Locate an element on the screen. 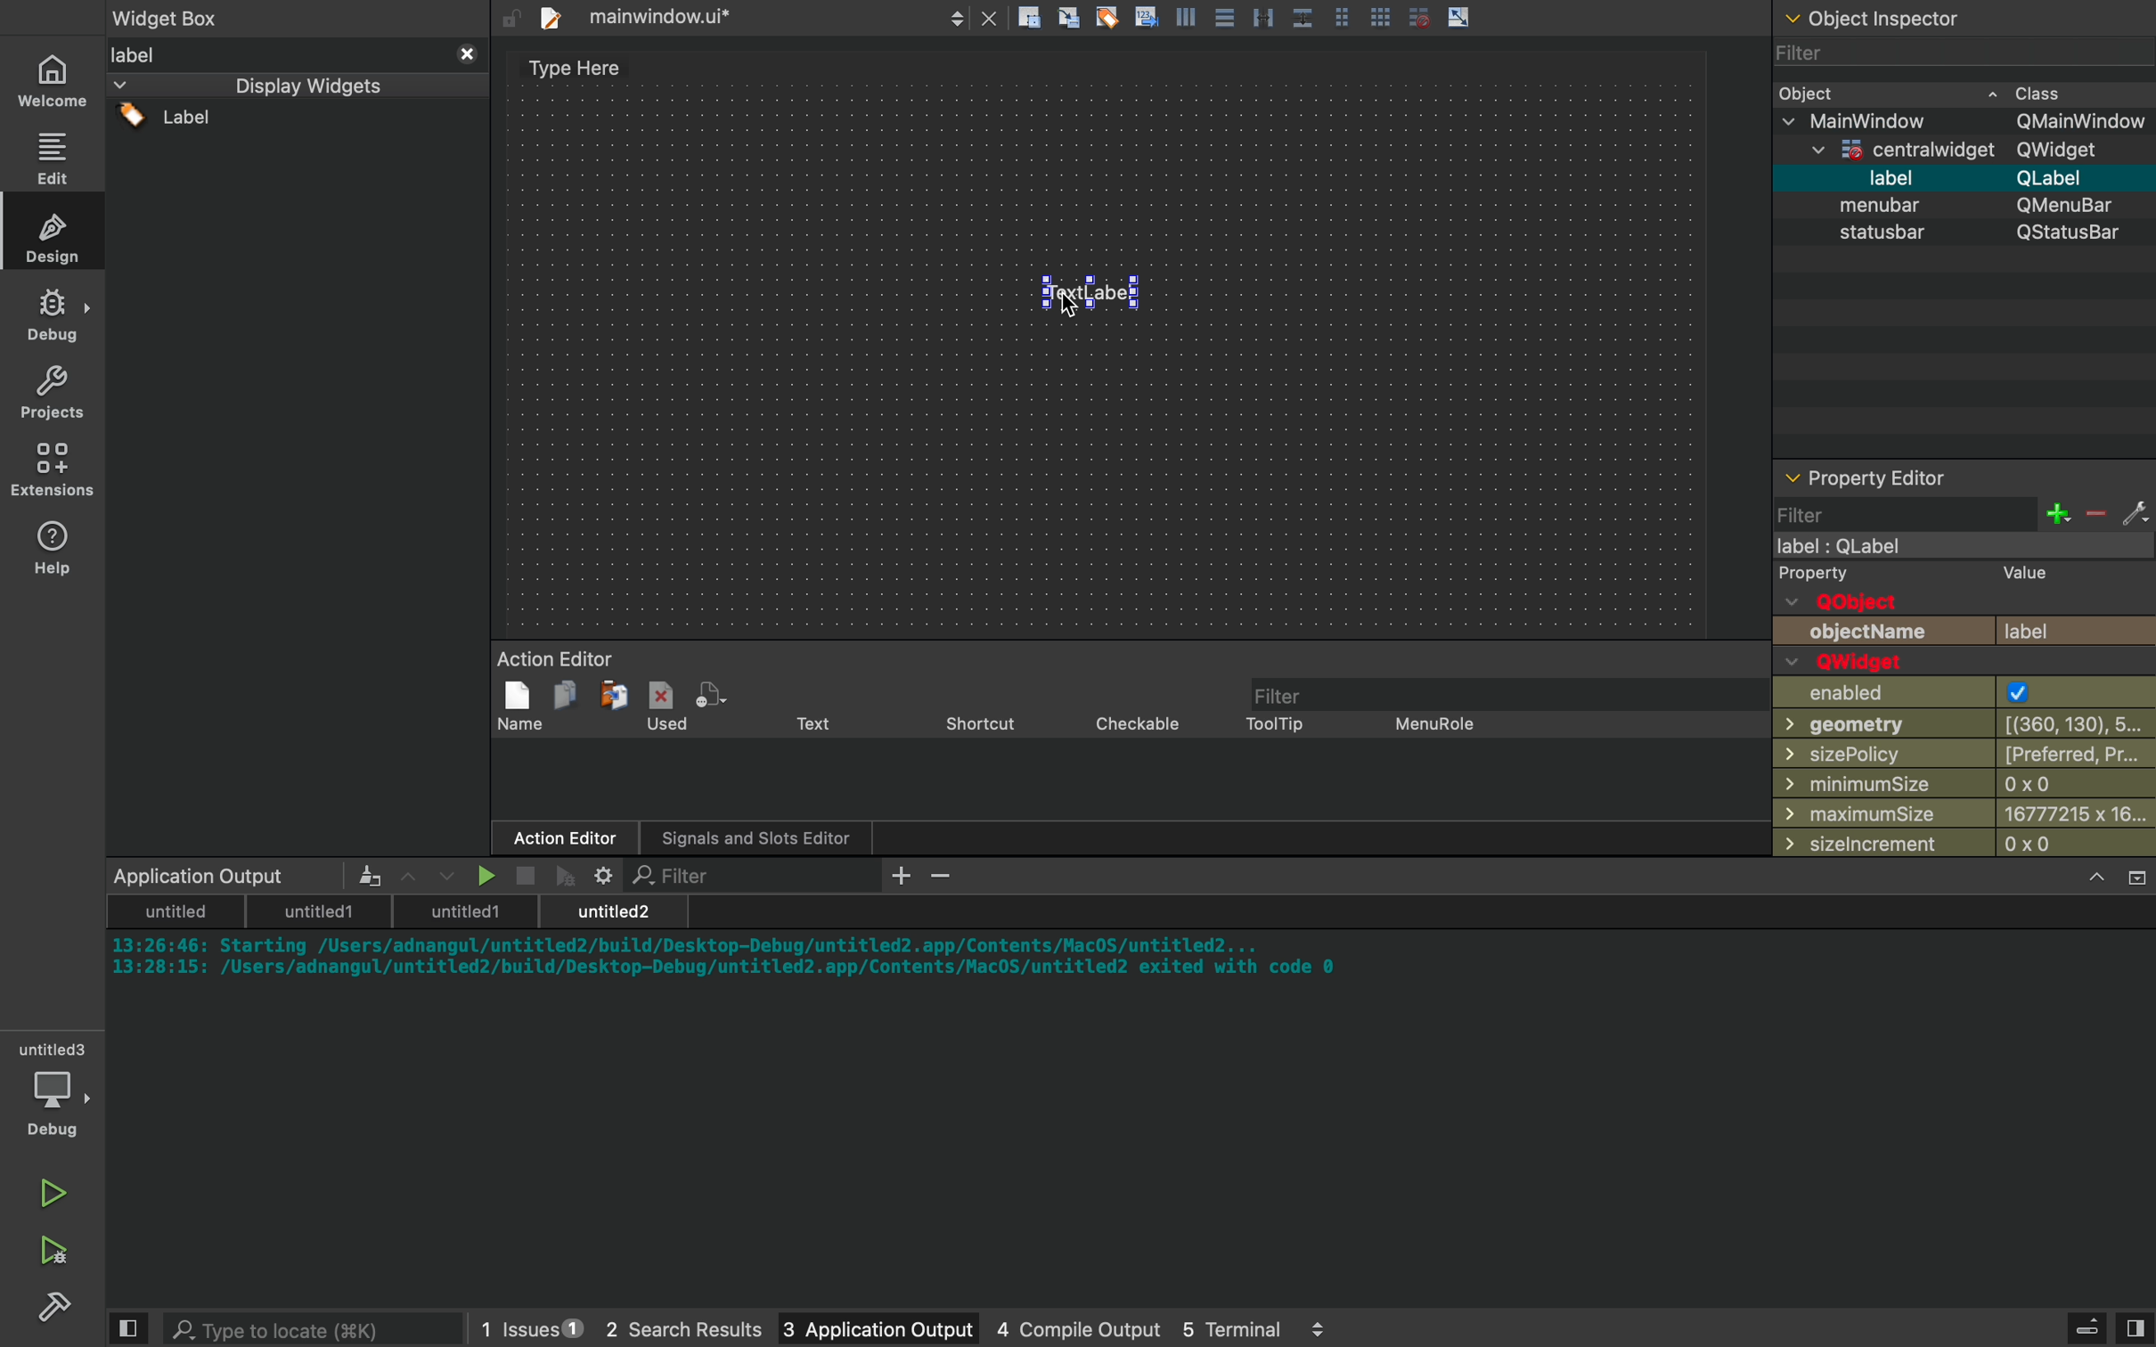  edit is located at coordinates (56, 157).